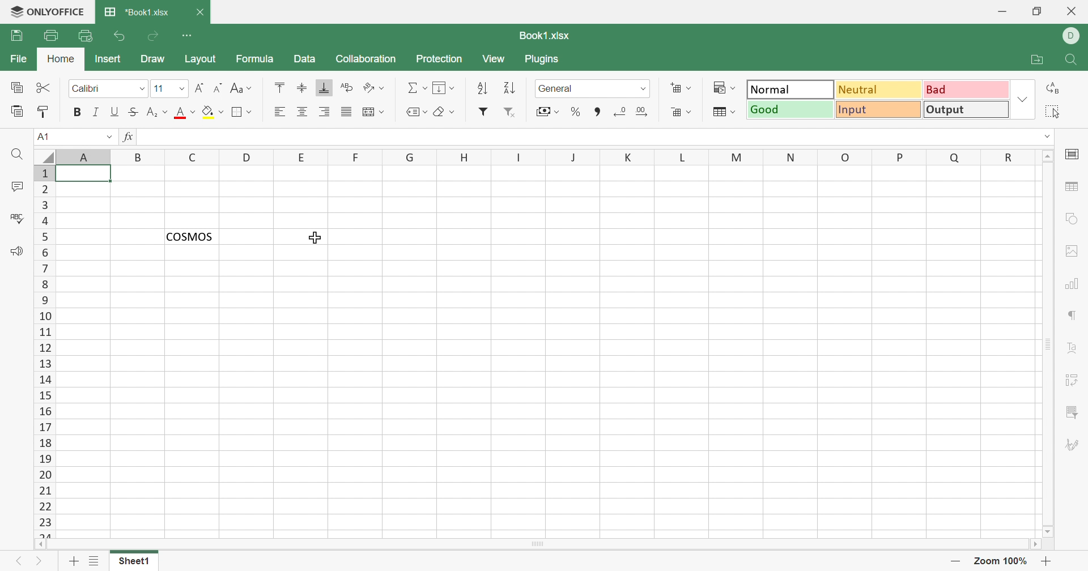  I want to click on Pivot settings, so click(1073, 382).